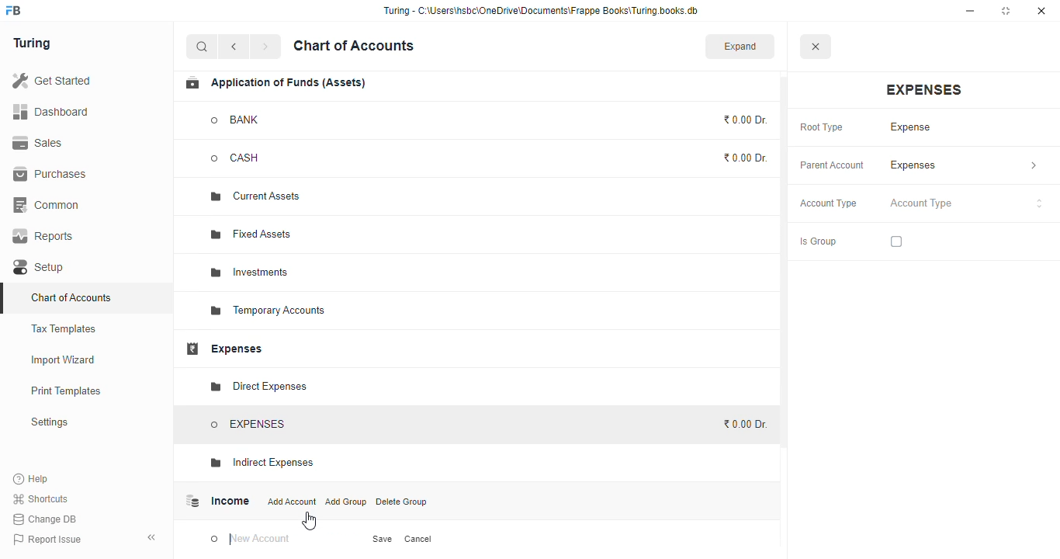  What do you see at coordinates (896, 241) in the screenshot?
I see `checkbox` at bounding box center [896, 241].